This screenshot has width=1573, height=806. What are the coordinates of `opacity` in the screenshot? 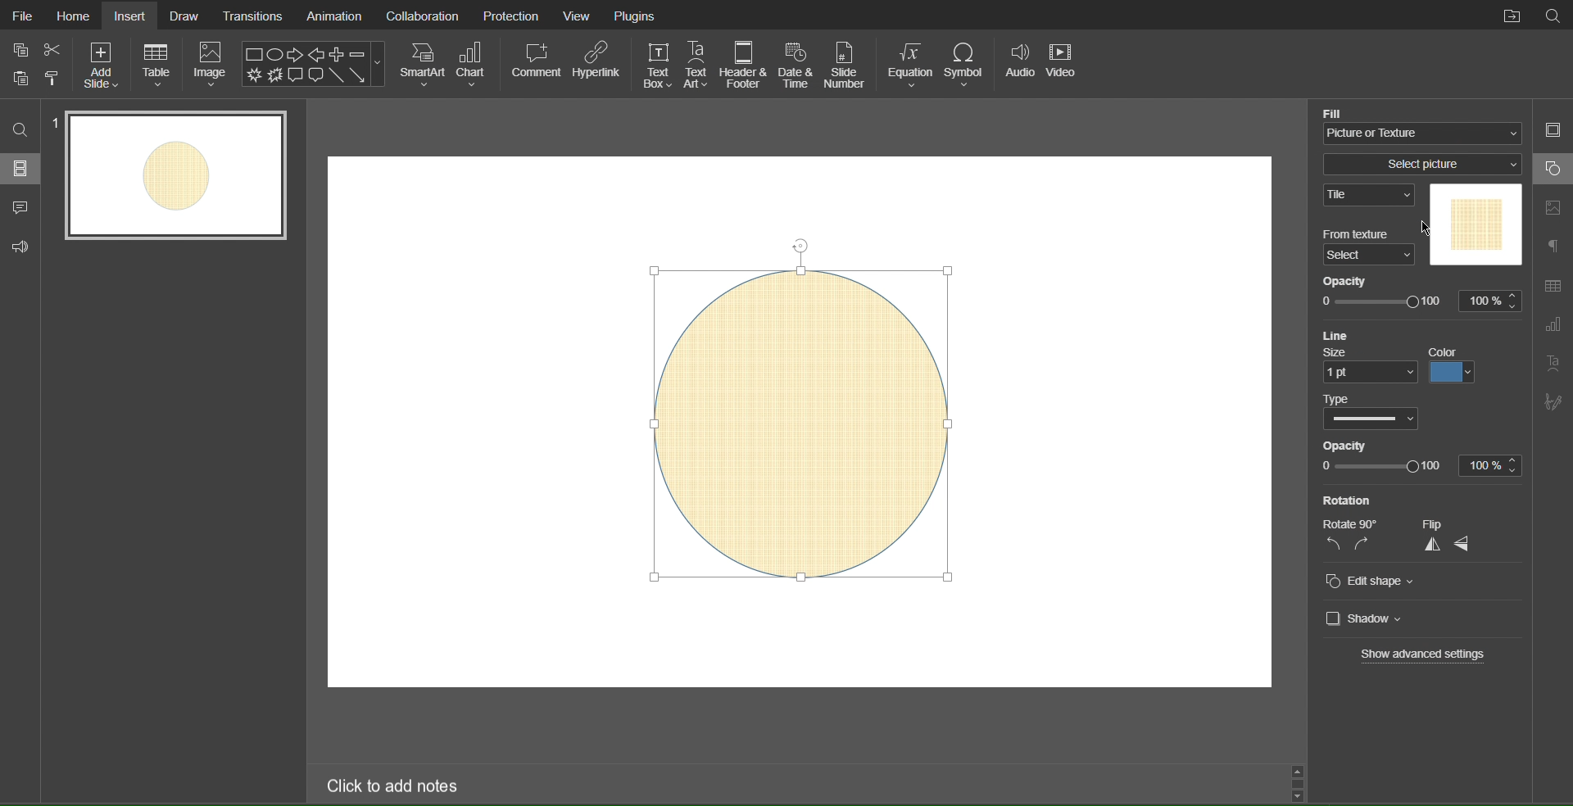 It's located at (1352, 280).